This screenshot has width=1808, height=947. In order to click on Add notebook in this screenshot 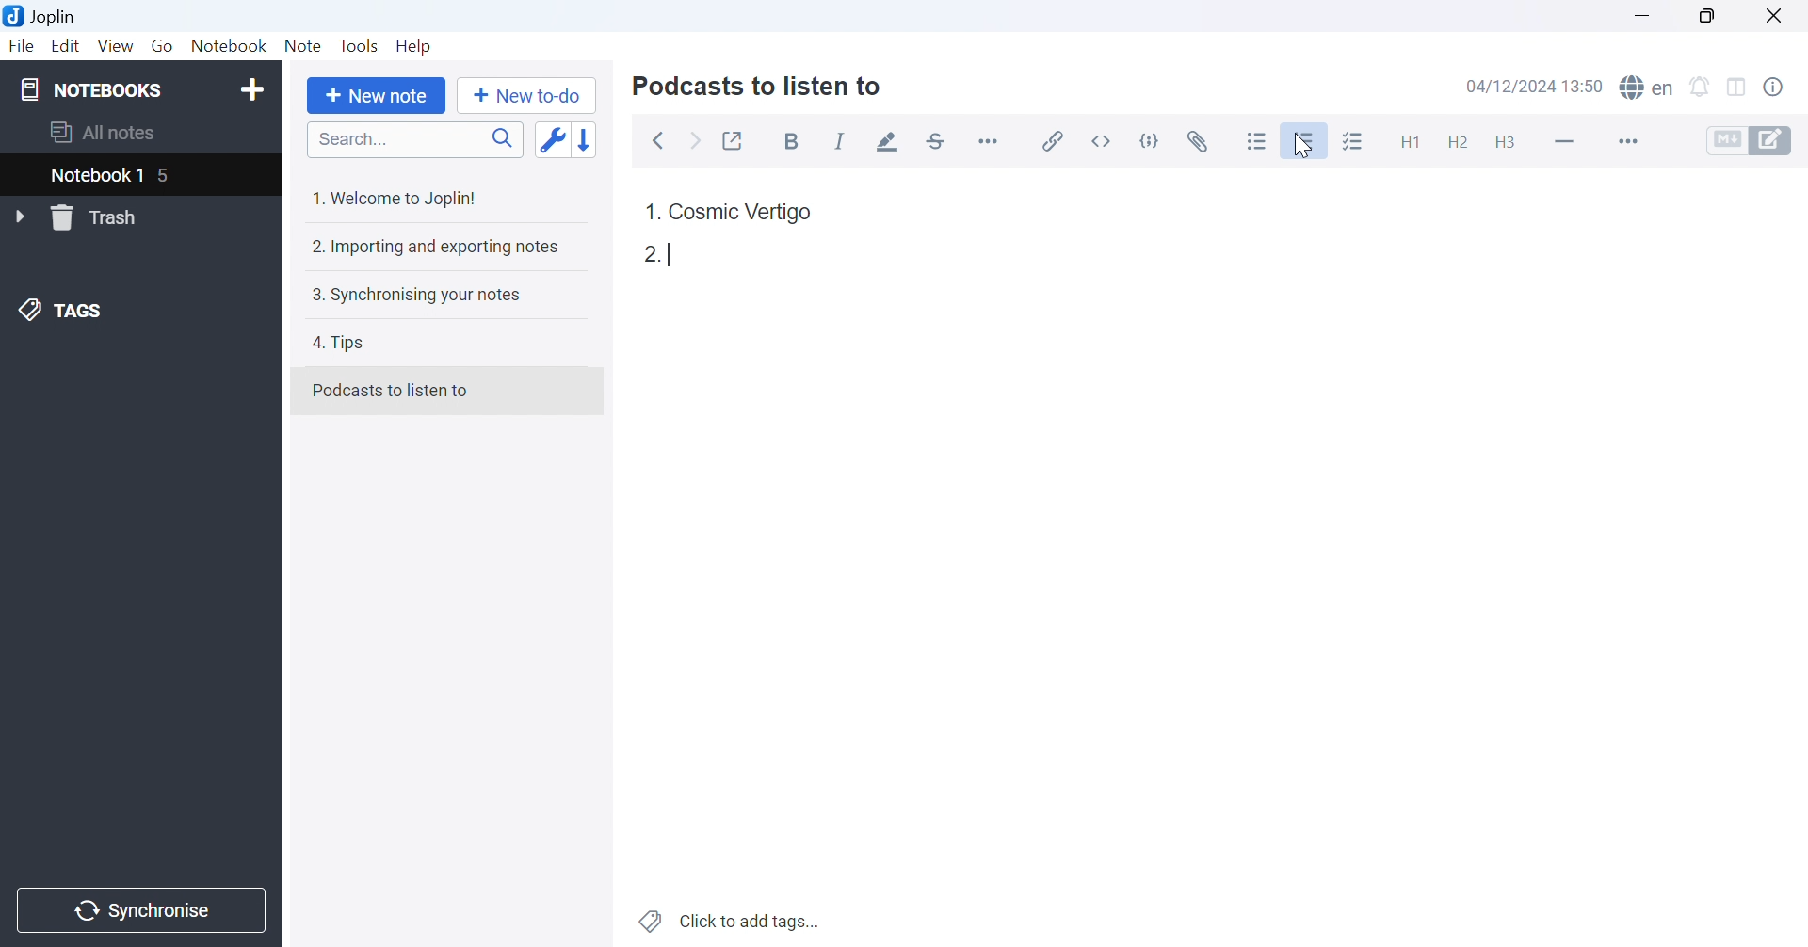, I will do `click(251, 92)`.